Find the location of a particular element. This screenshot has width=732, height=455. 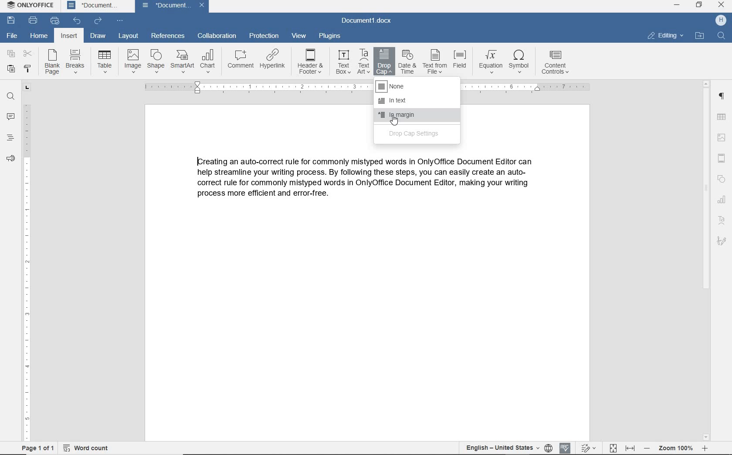

text language is located at coordinates (502, 448).